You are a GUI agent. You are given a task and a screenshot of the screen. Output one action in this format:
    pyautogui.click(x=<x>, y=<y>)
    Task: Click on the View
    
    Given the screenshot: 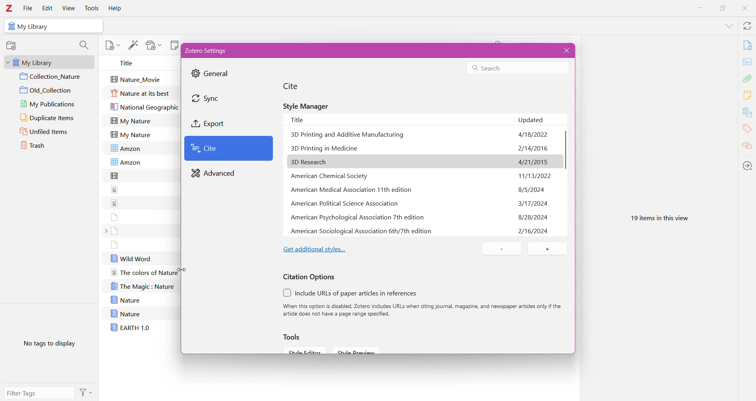 What is the action you would take?
    pyautogui.click(x=69, y=8)
    